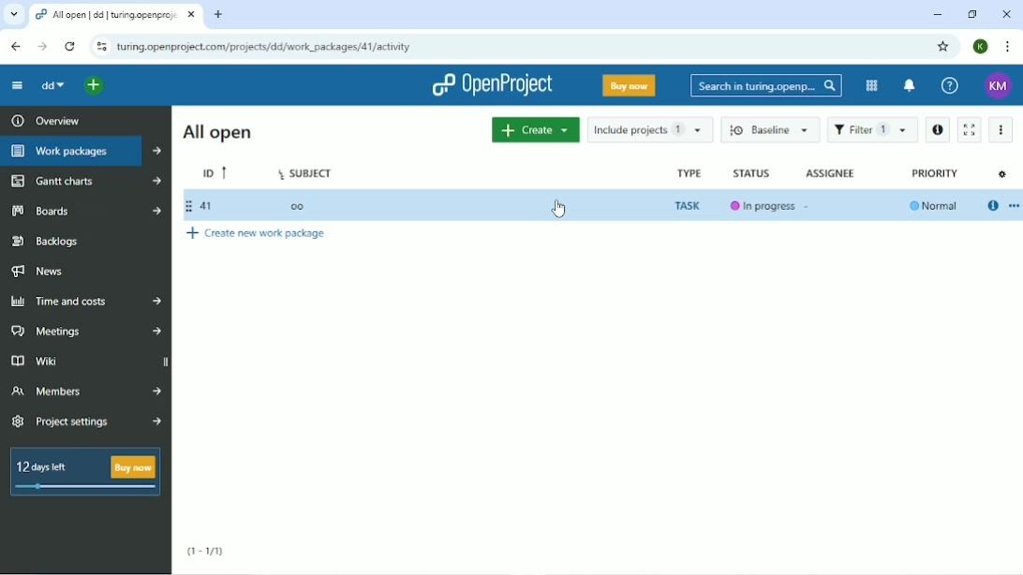 The width and height of the screenshot is (1023, 575). Describe the element at coordinates (981, 46) in the screenshot. I see `K` at that location.